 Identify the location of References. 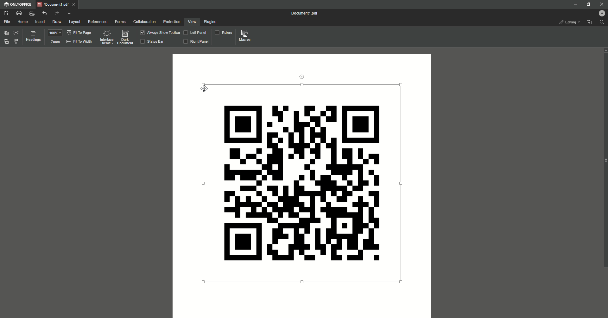
(97, 22).